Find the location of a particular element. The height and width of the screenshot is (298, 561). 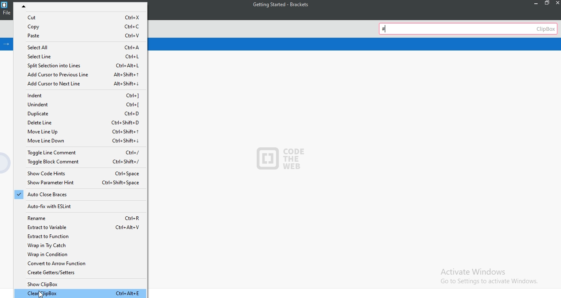

Show Clipbox is located at coordinates (80, 284).